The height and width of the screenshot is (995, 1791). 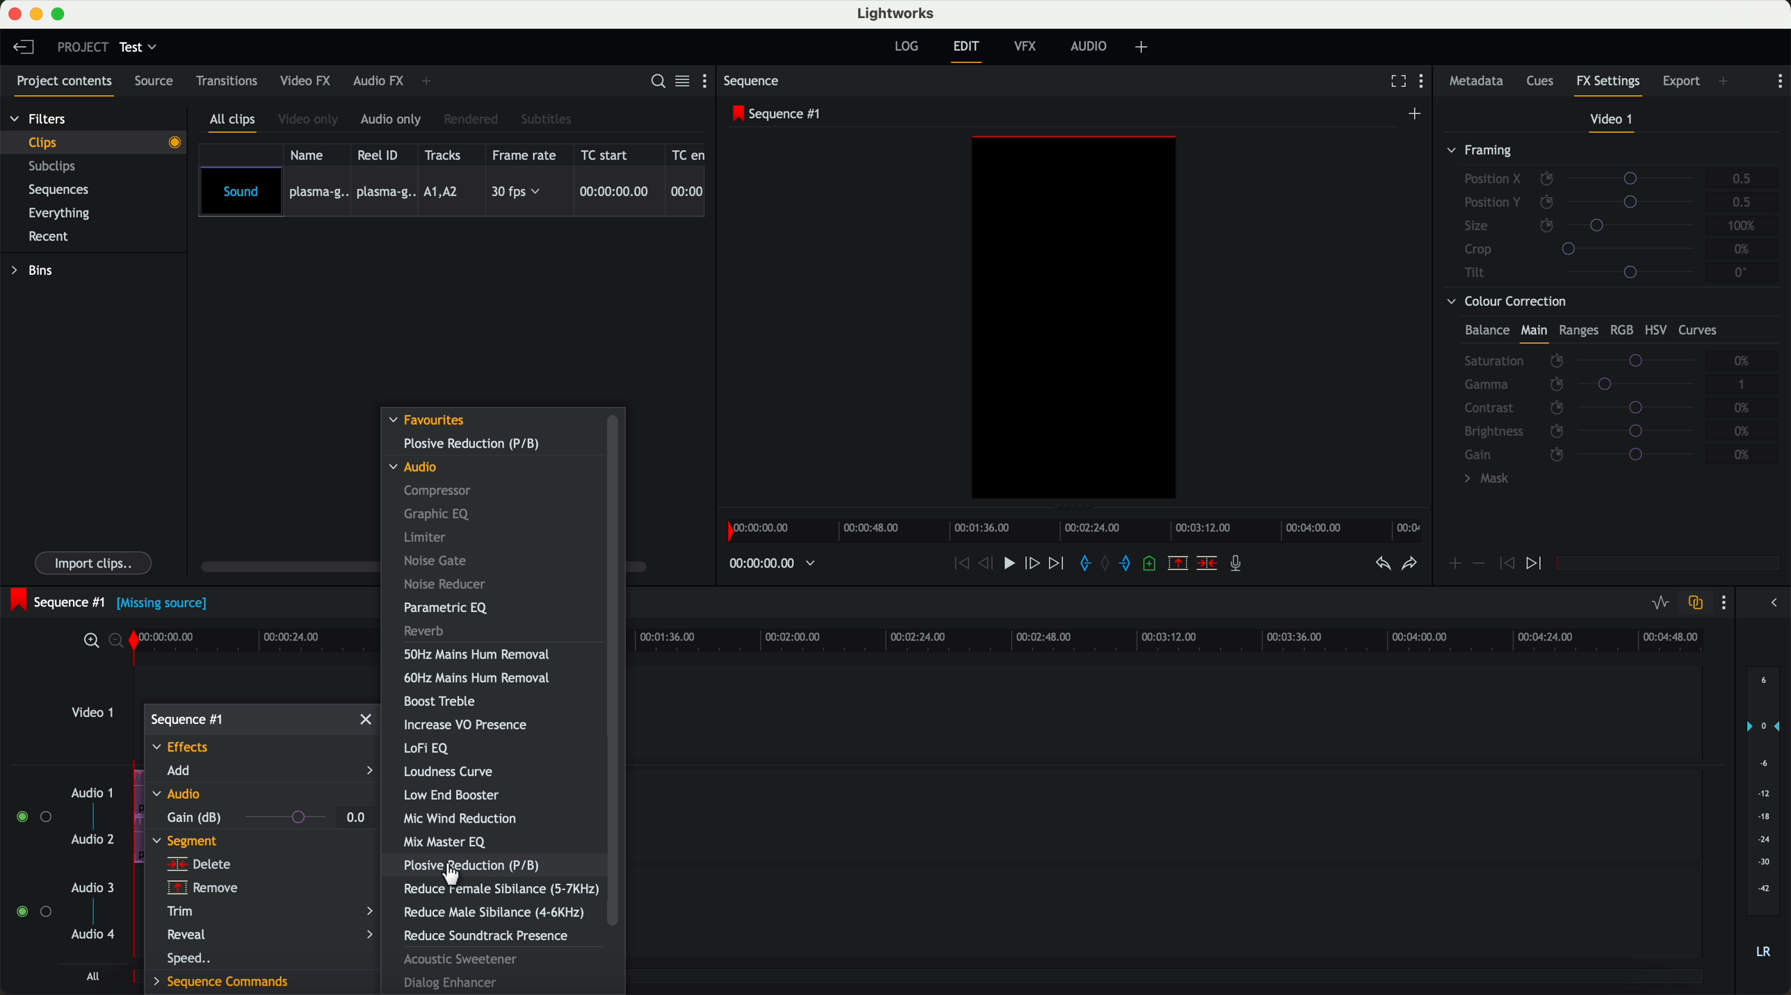 What do you see at coordinates (473, 119) in the screenshot?
I see `rendered` at bounding box center [473, 119].